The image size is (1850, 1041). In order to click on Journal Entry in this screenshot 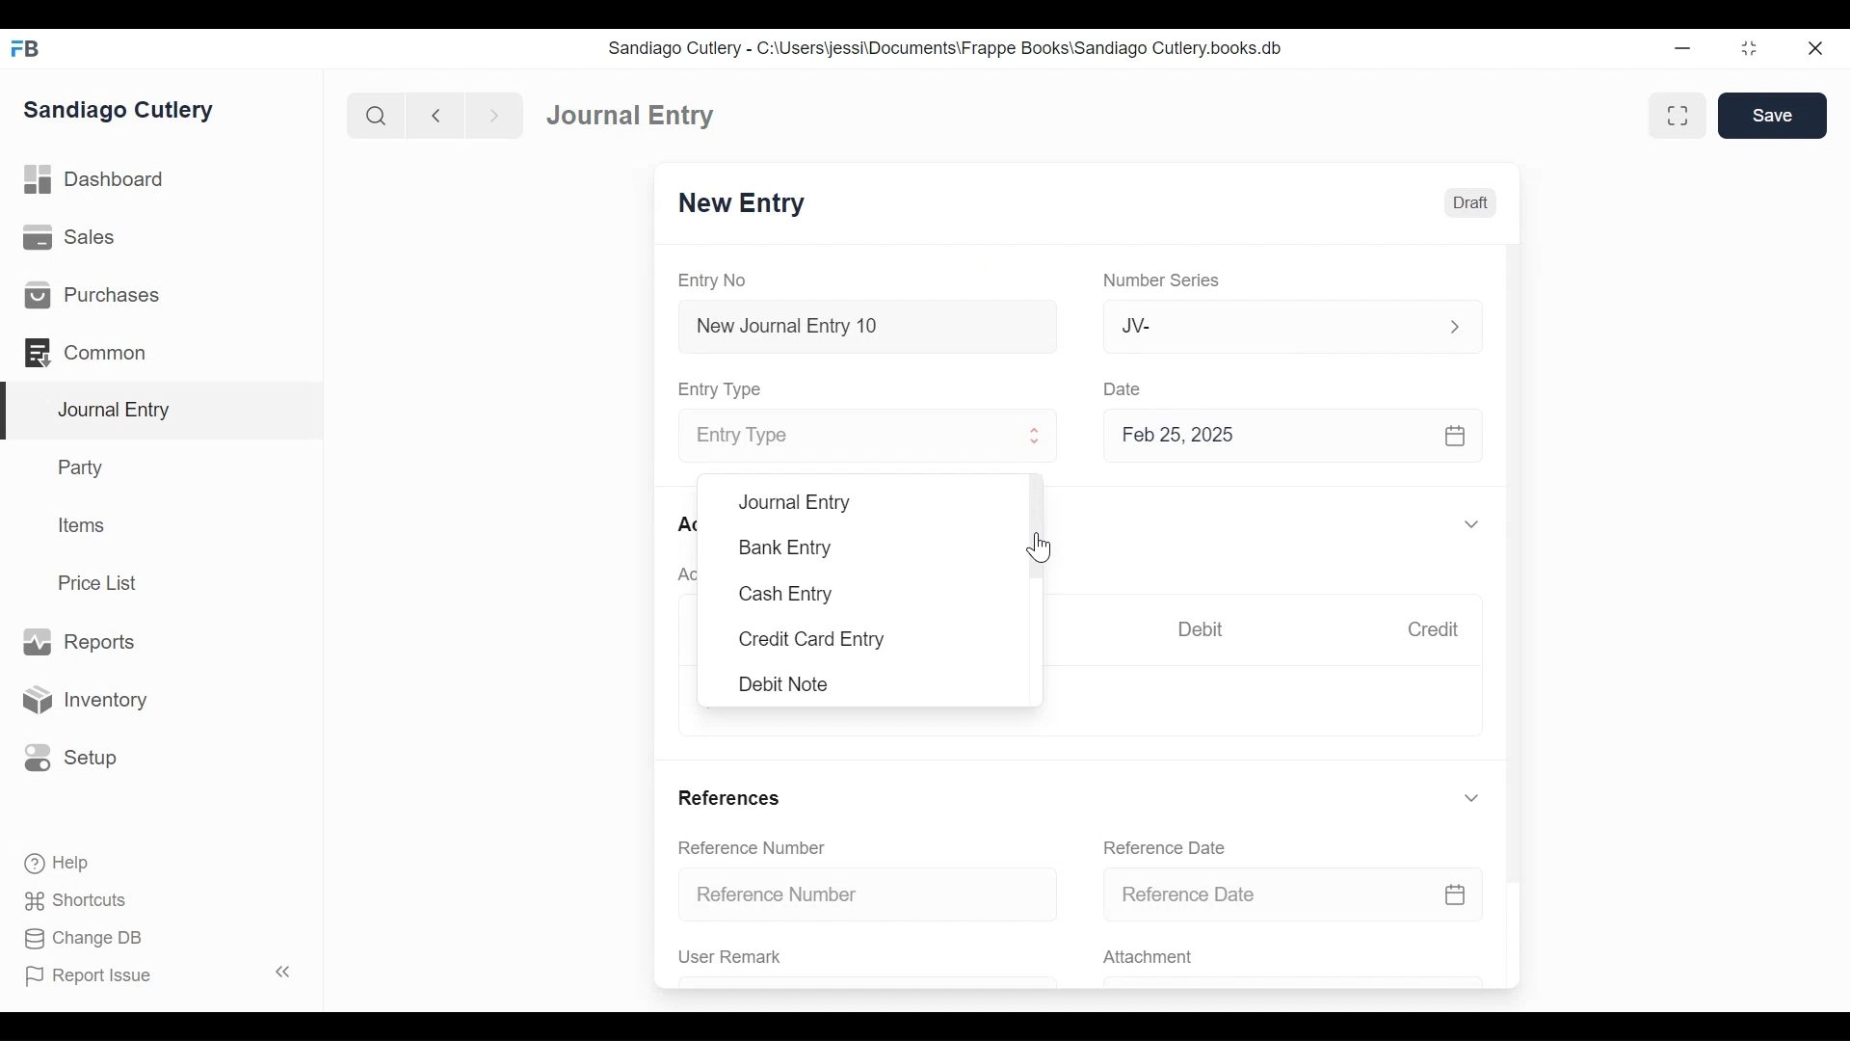, I will do `click(627, 117)`.